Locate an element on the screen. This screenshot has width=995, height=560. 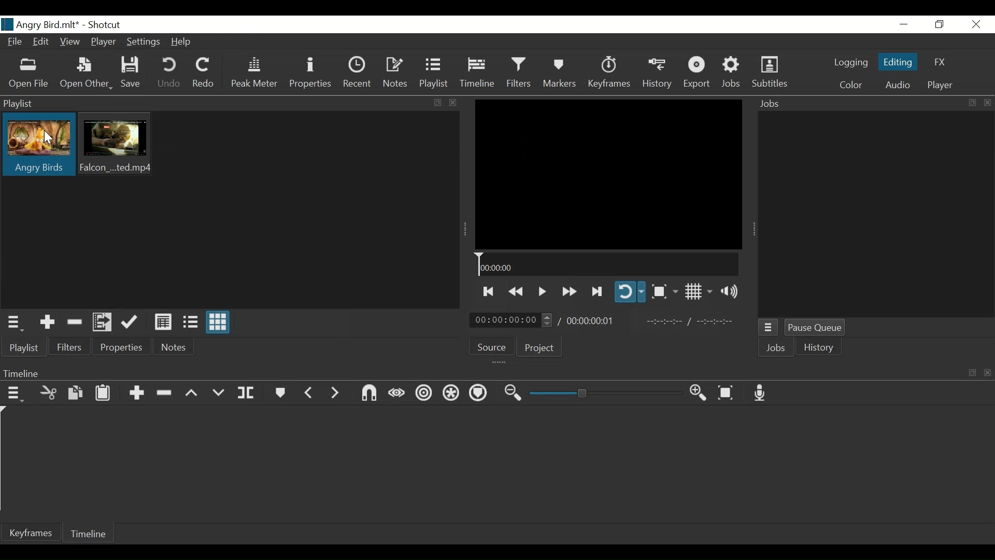
Overwrite is located at coordinates (218, 391).